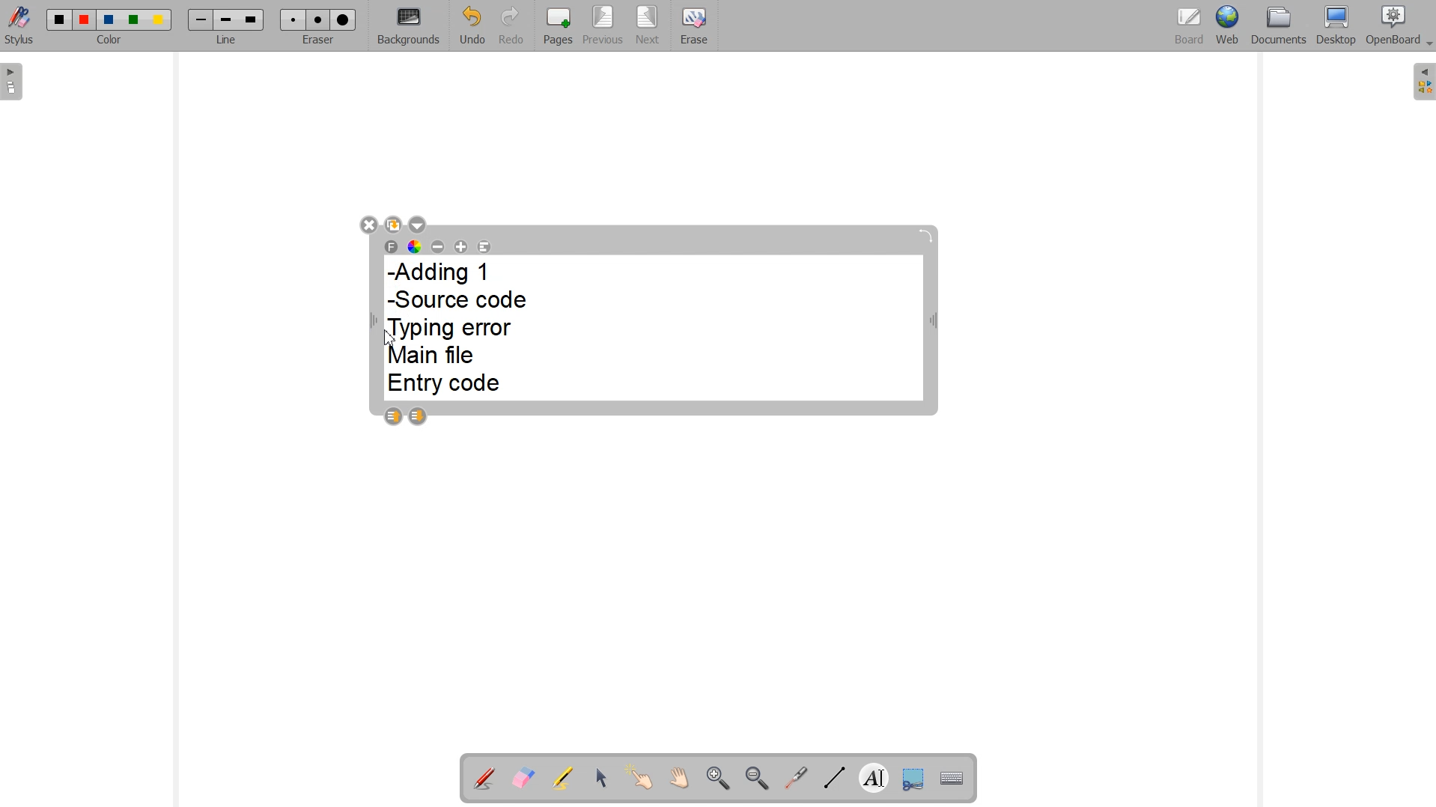 This screenshot has height=807, width=1436. What do you see at coordinates (471, 25) in the screenshot?
I see `Undo` at bounding box center [471, 25].